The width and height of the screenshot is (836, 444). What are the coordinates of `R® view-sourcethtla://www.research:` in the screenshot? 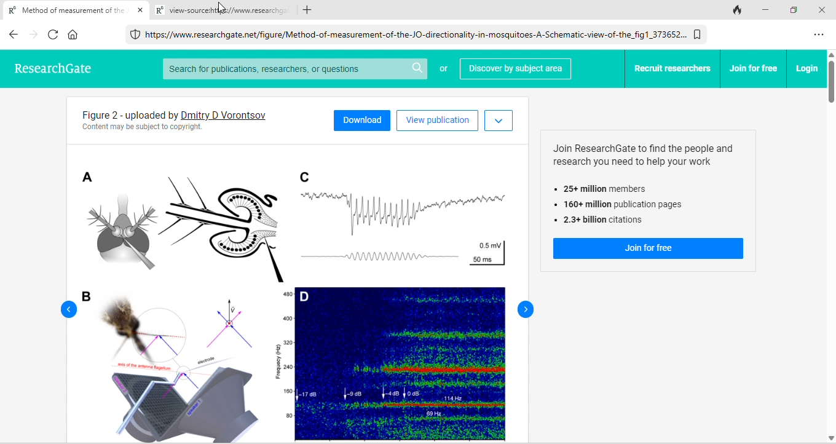 It's located at (217, 12).